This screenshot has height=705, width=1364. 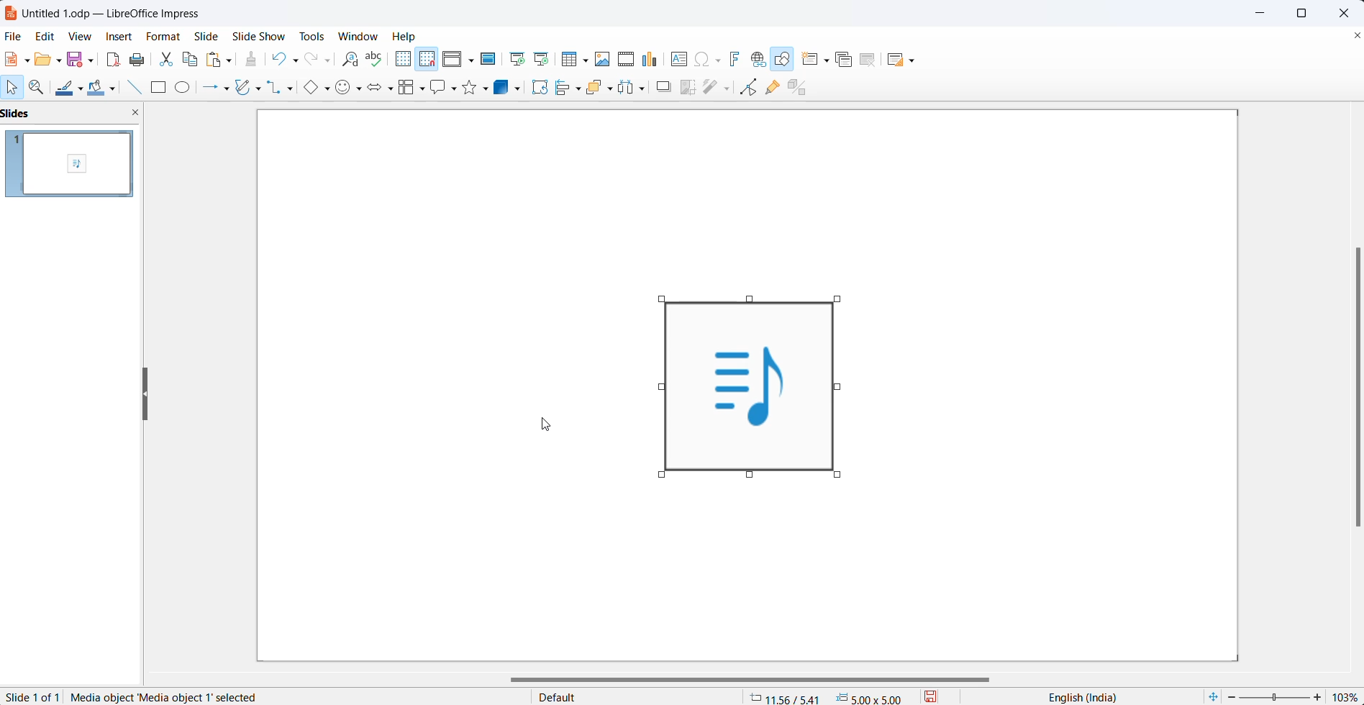 What do you see at coordinates (1076, 696) in the screenshot?
I see `` at bounding box center [1076, 696].